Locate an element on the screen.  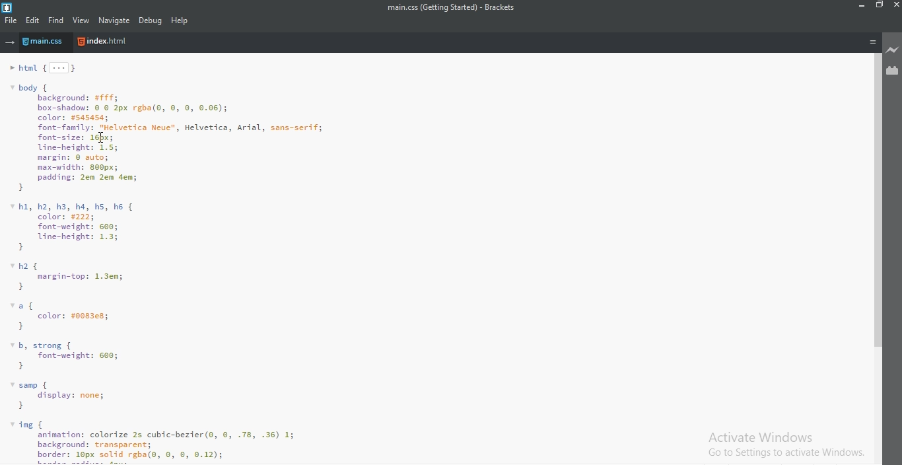
find is located at coordinates (57, 20).